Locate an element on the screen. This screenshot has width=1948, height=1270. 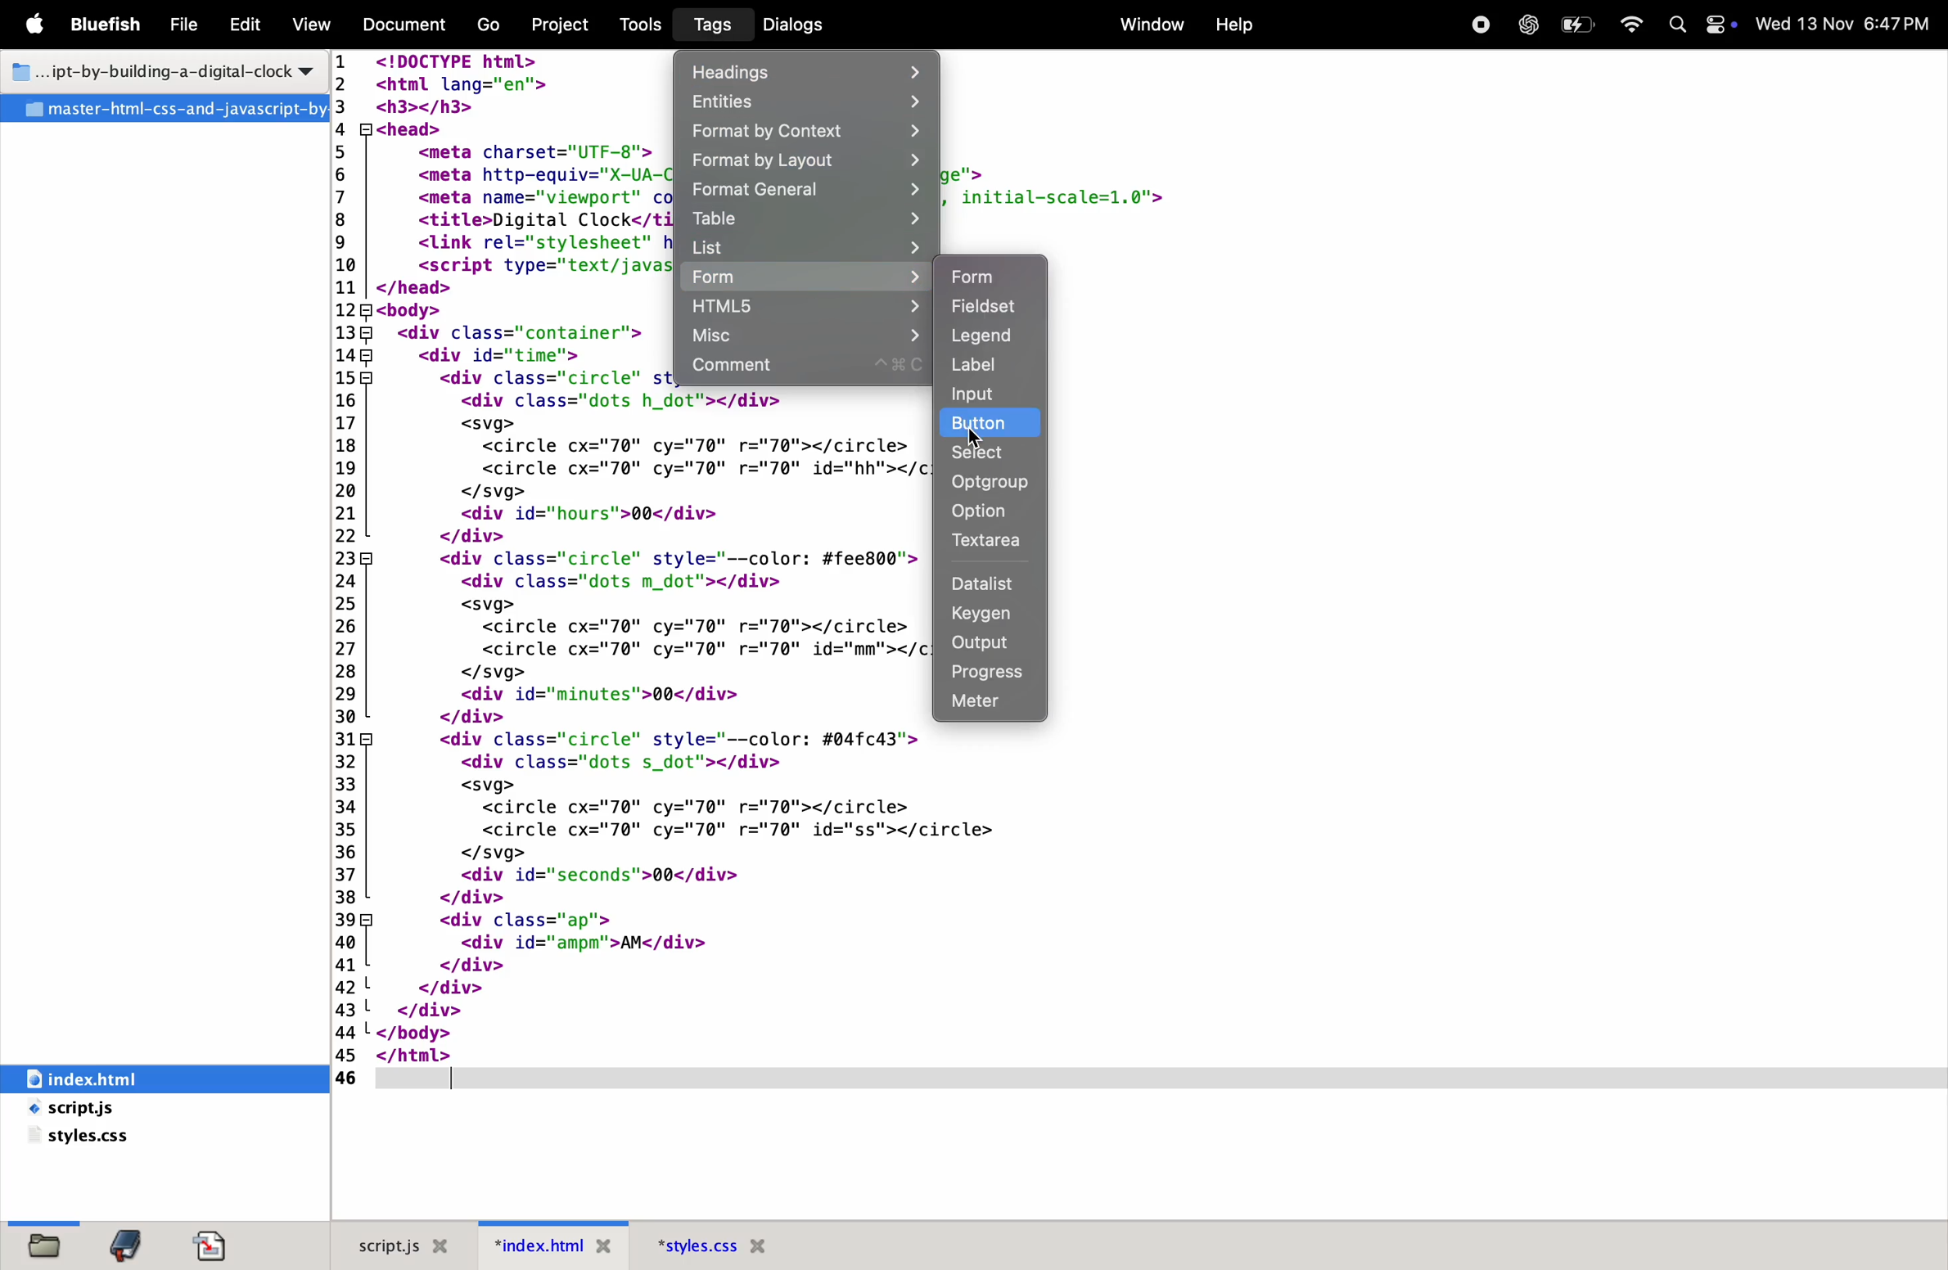
page title is located at coordinates (160, 74).